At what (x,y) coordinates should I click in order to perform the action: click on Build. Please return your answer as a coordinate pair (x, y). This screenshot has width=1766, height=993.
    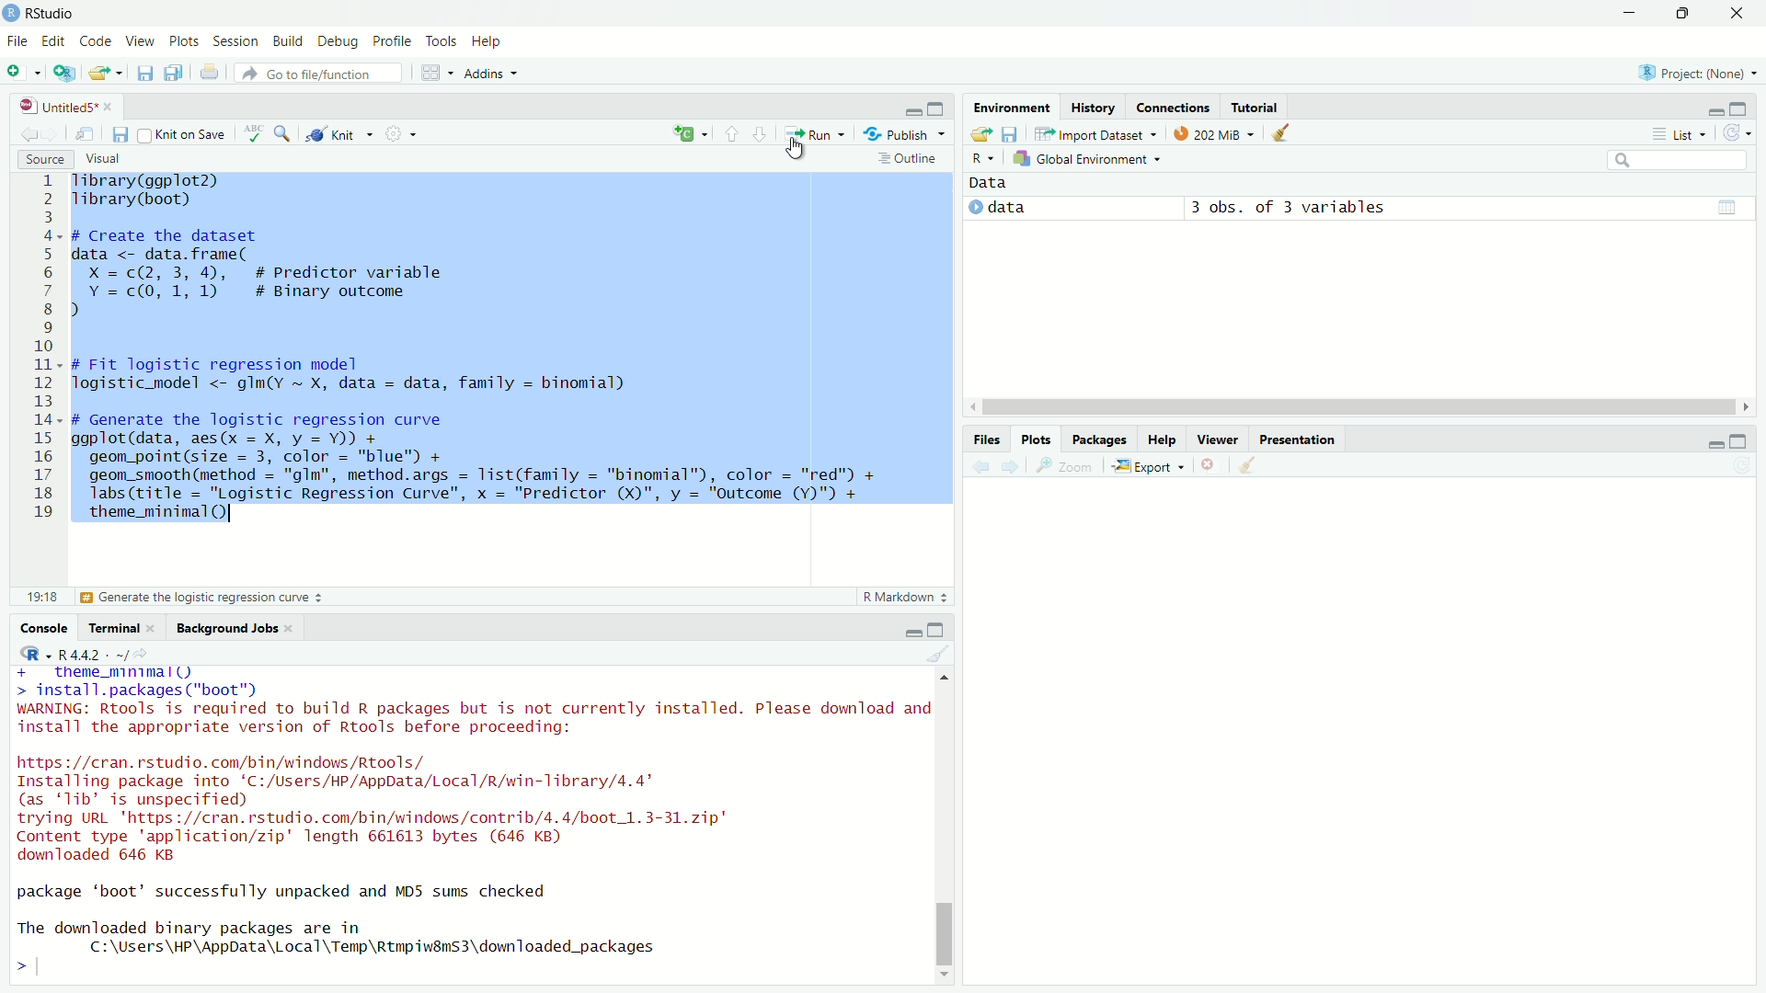
    Looking at the image, I should click on (288, 40).